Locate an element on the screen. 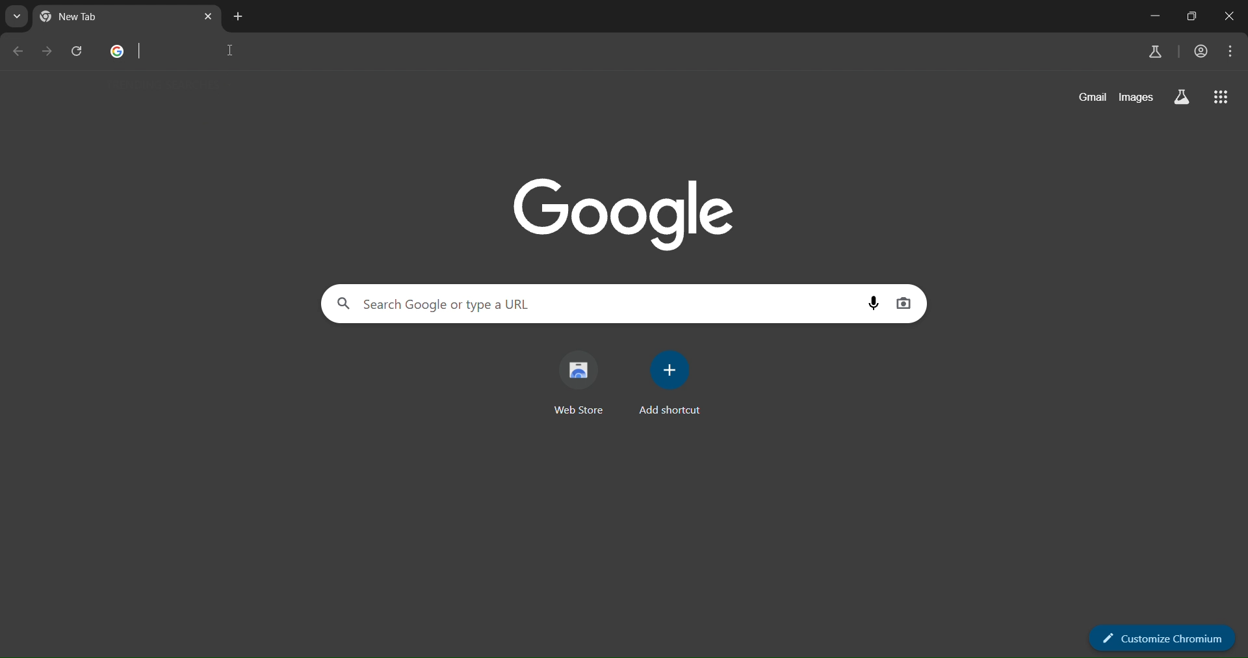  customize chromium is located at coordinates (1163, 638).